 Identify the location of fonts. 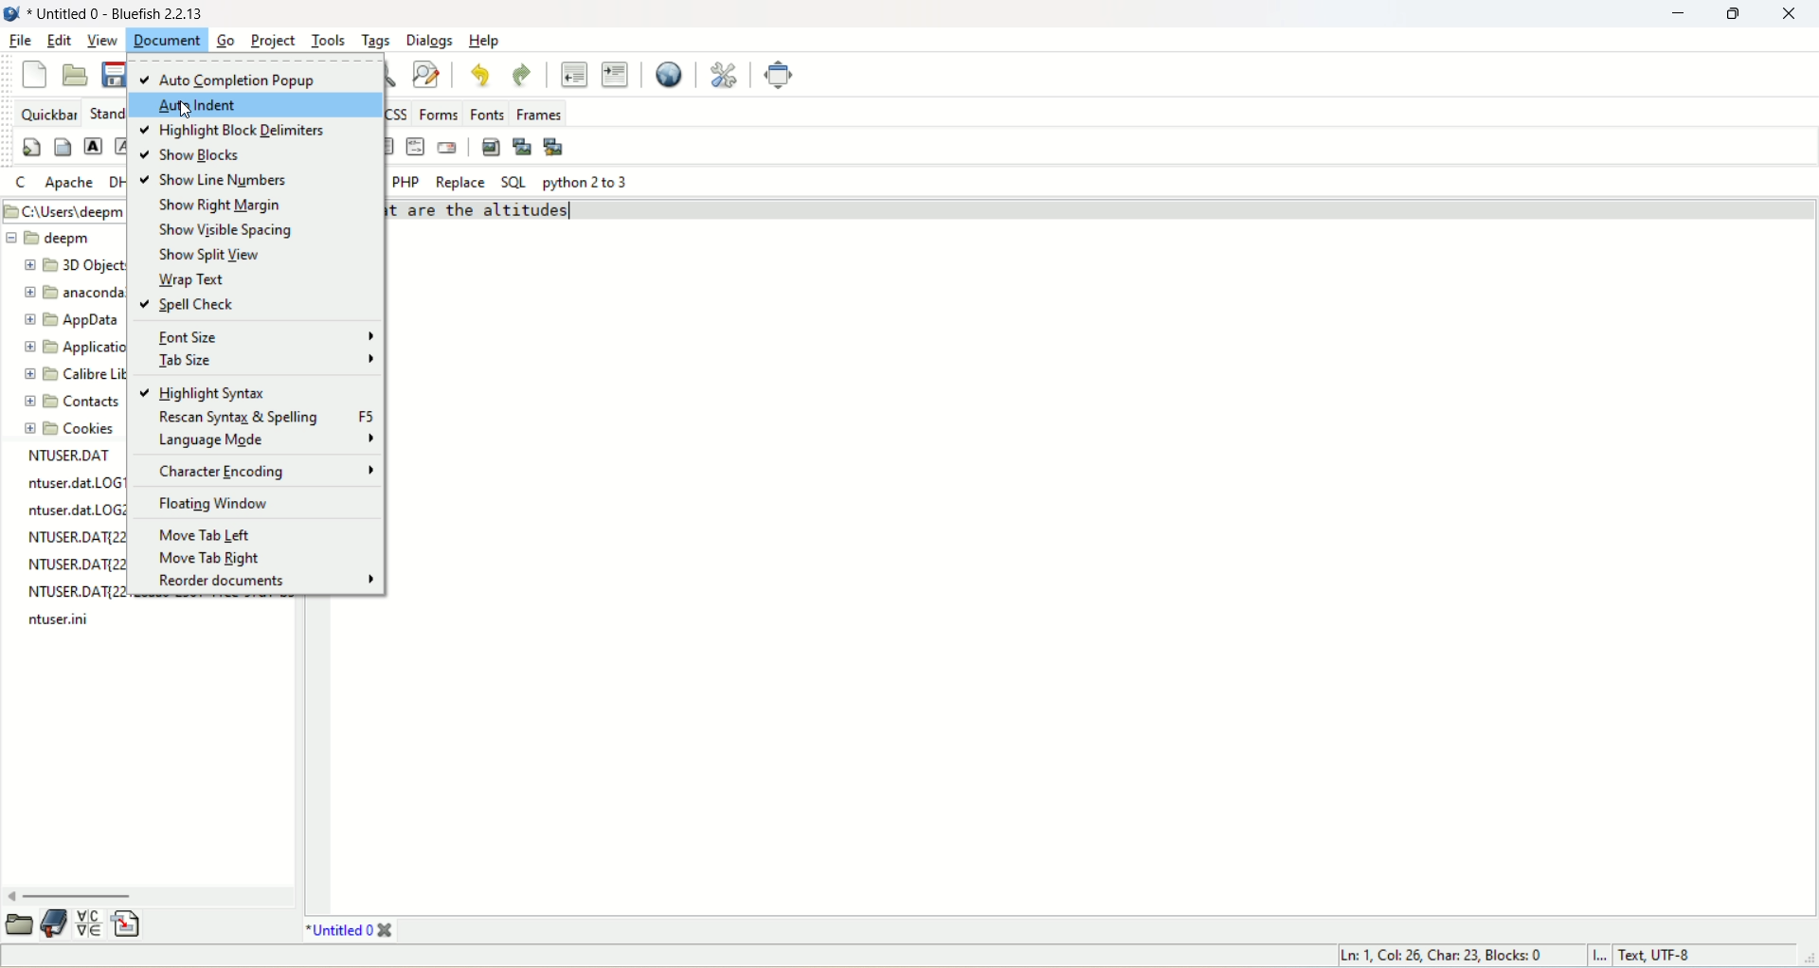
(489, 112).